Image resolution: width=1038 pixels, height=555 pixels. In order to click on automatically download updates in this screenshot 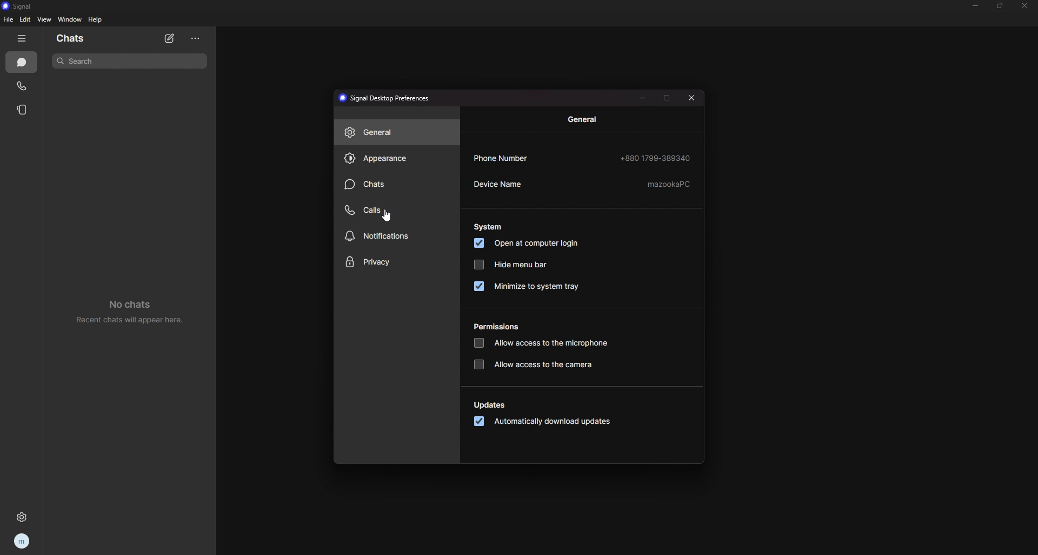, I will do `click(545, 421)`.